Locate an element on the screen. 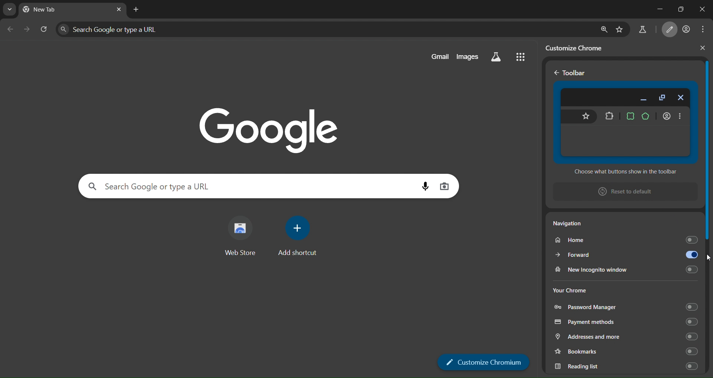  Cursor is located at coordinates (708, 258).